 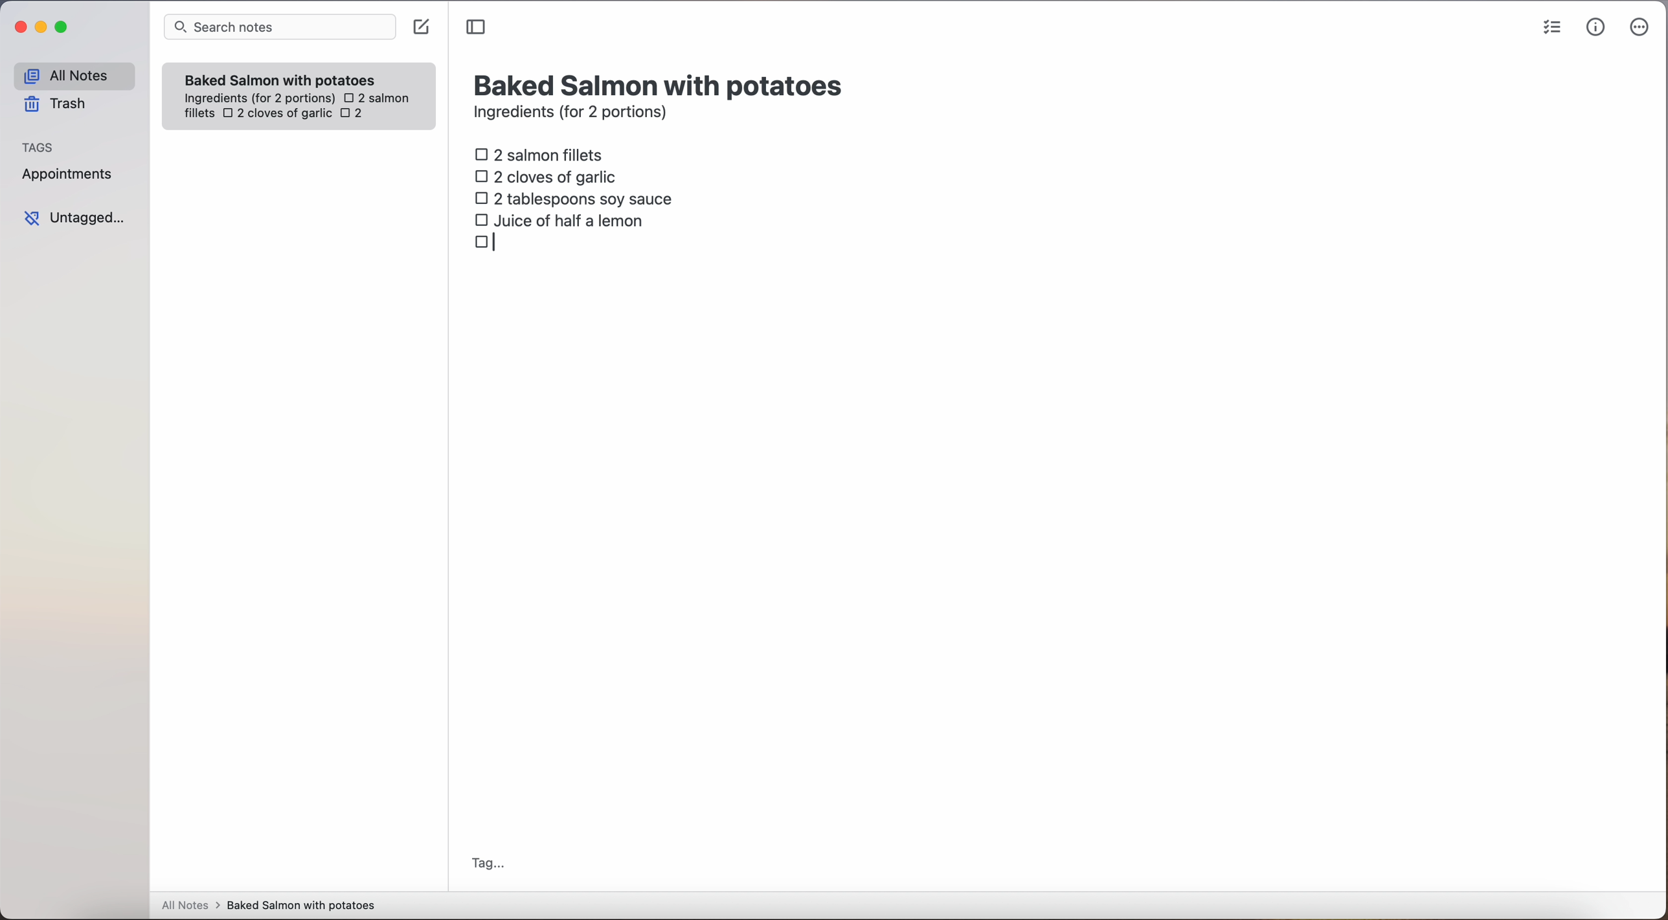 What do you see at coordinates (477, 28) in the screenshot?
I see `toggle sidebar` at bounding box center [477, 28].